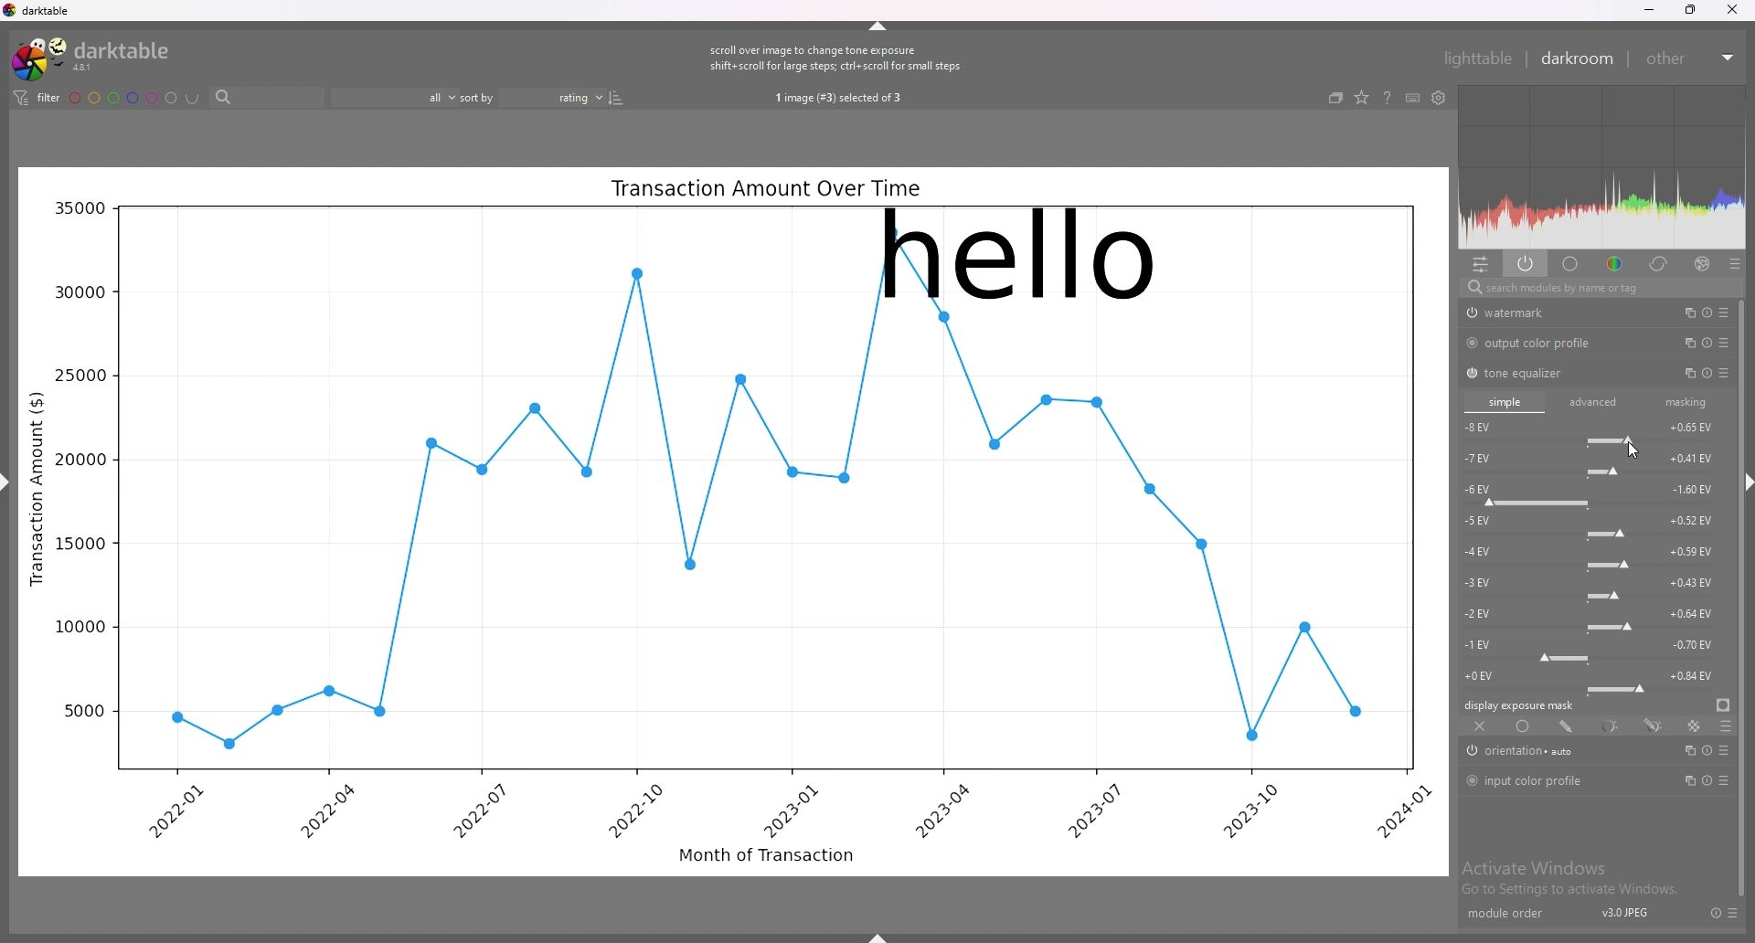 The width and height of the screenshot is (1755, 943). I want to click on hide sidebar, so click(1750, 484).